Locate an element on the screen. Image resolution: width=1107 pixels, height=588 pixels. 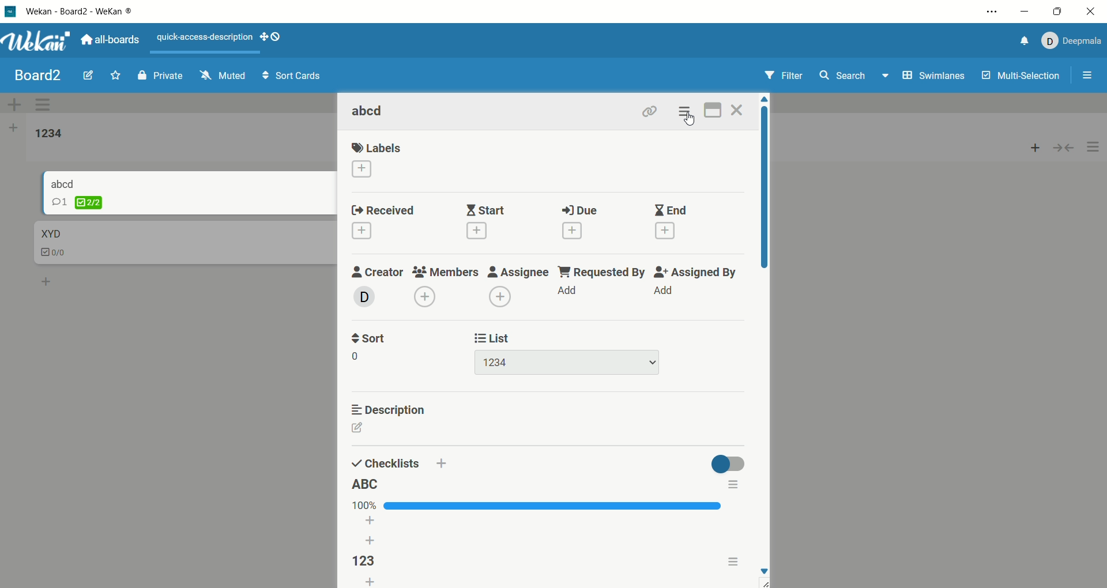
search is located at coordinates (853, 78).